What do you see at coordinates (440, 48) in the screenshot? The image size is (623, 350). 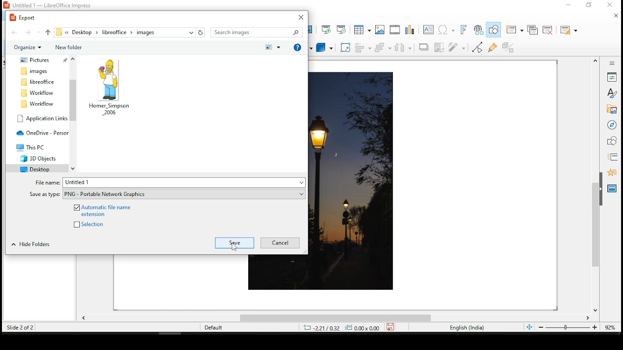 I see `crop image` at bounding box center [440, 48].